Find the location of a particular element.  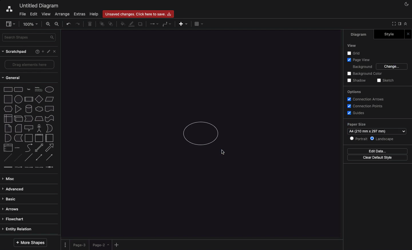

Grid is located at coordinates (351, 53).